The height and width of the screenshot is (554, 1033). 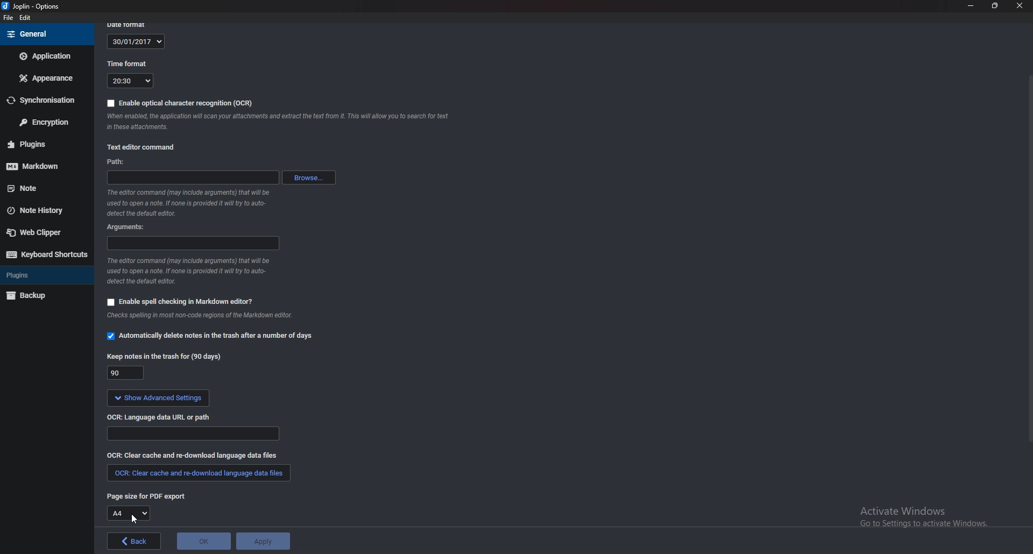 What do you see at coordinates (136, 42) in the screenshot?
I see `30/01/2017` at bounding box center [136, 42].